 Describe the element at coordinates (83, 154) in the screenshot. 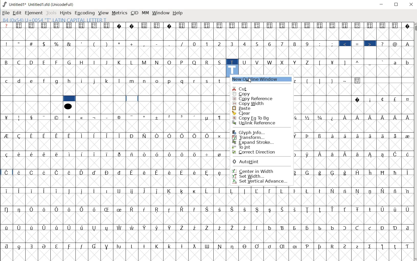

I see `Symbol` at that location.